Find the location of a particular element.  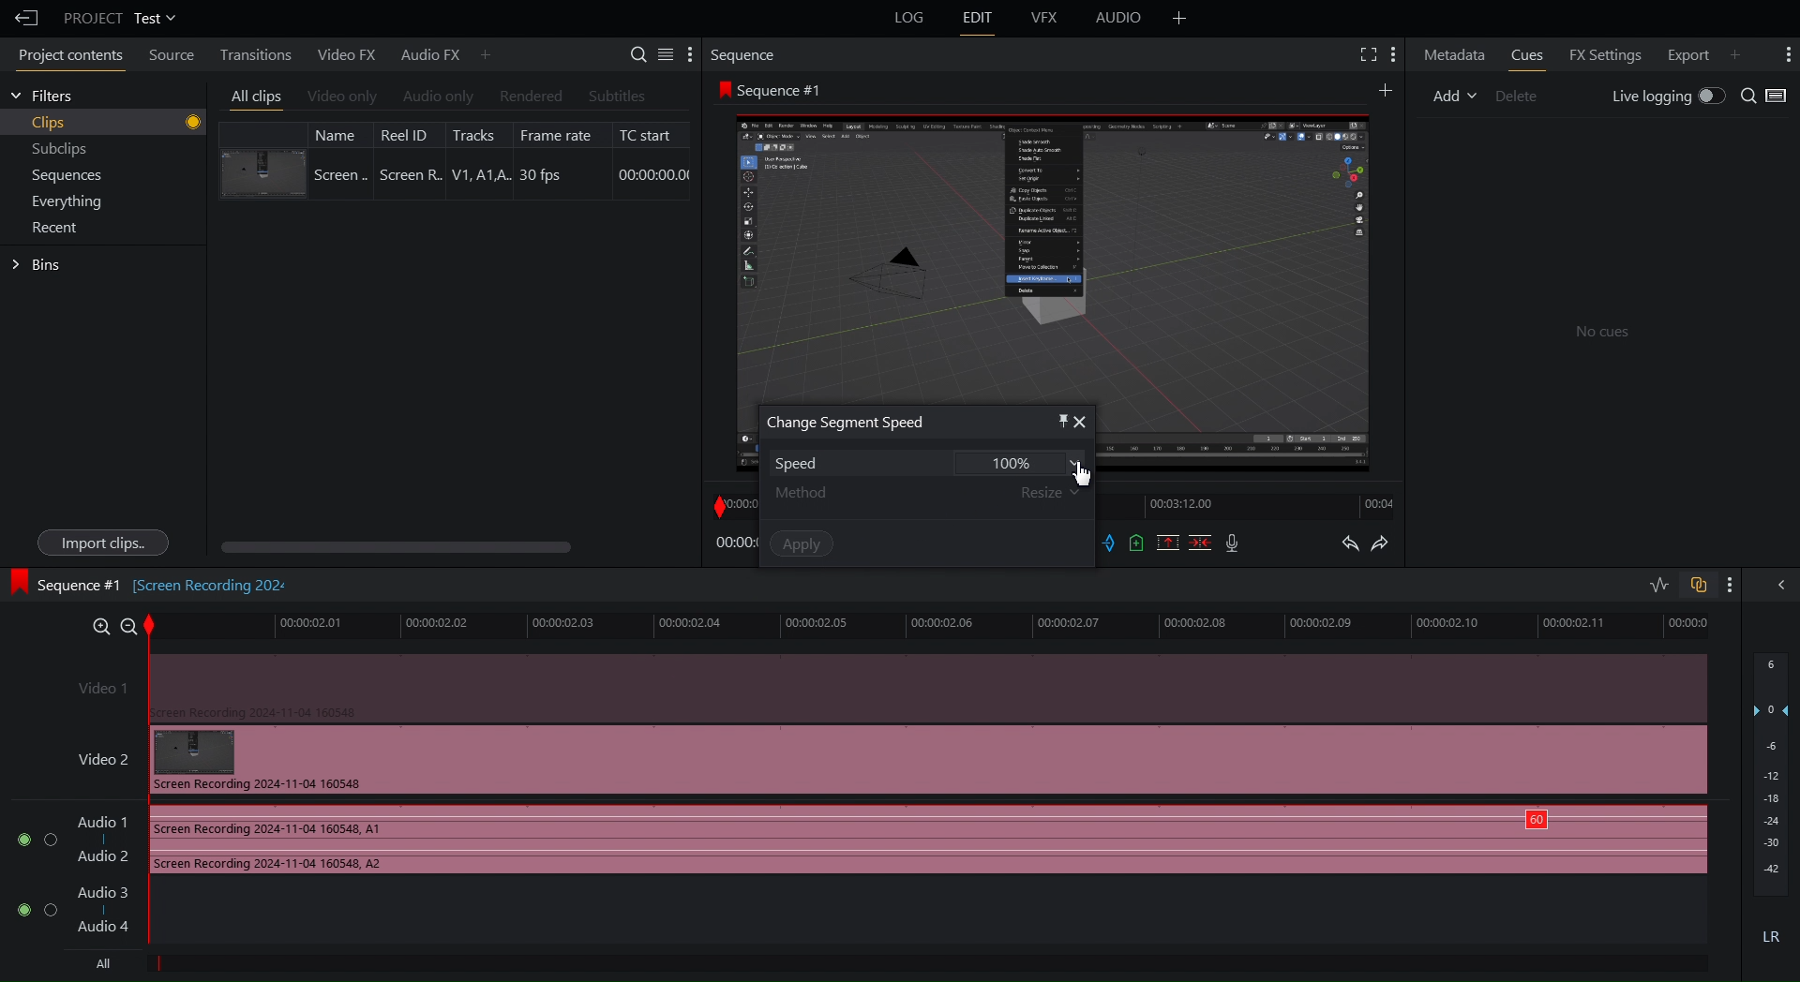

Rendered is located at coordinates (529, 97).